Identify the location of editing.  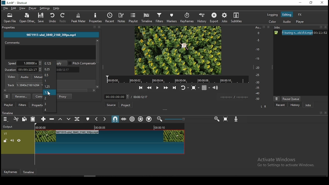
(287, 14).